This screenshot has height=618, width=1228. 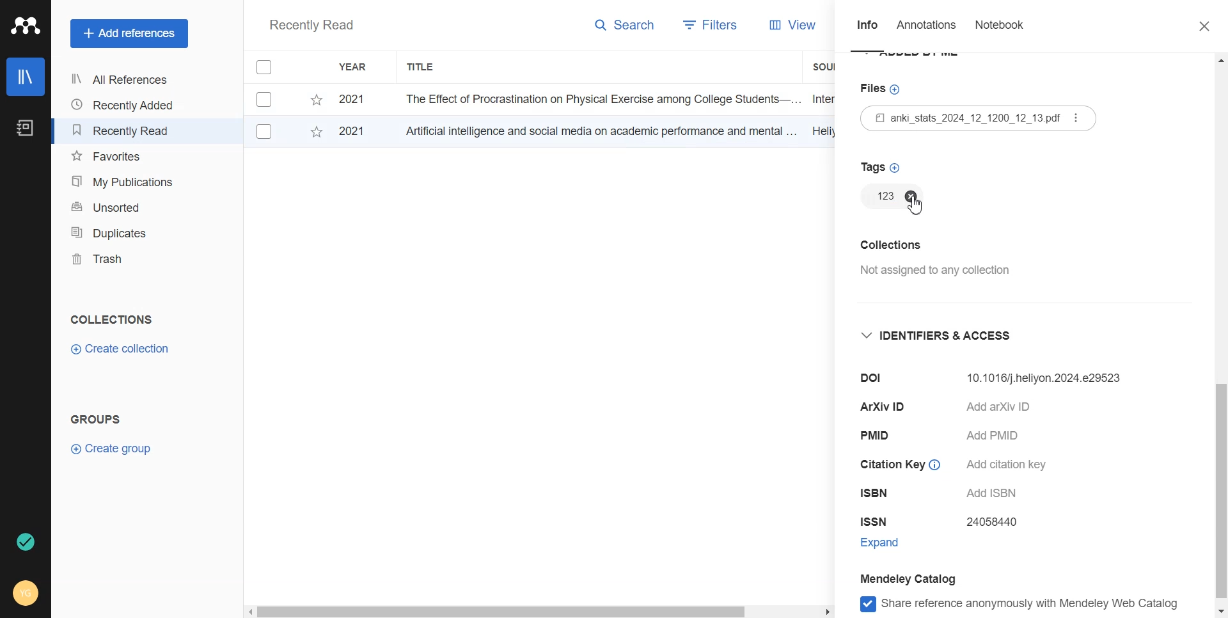 I want to click on 2021, so click(x=358, y=133).